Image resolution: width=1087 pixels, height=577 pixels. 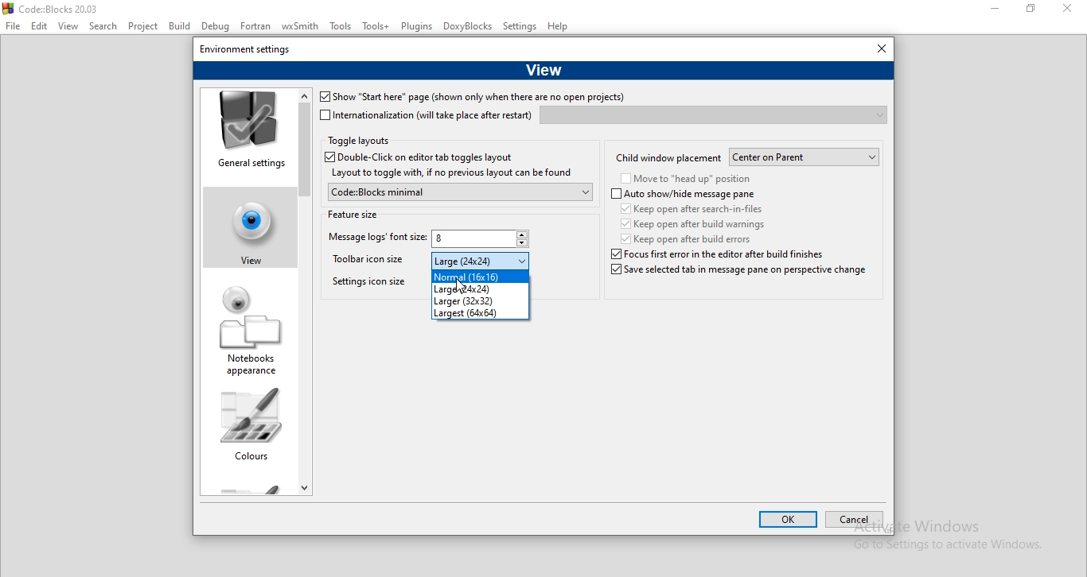 What do you see at coordinates (359, 141) in the screenshot?
I see `Toggle layouts` at bounding box center [359, 141].